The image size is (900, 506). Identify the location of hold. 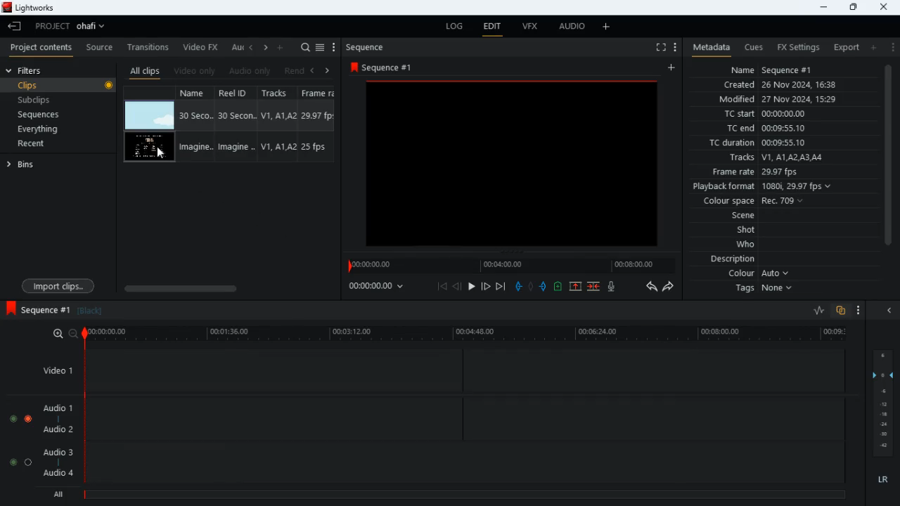
(531, 287).